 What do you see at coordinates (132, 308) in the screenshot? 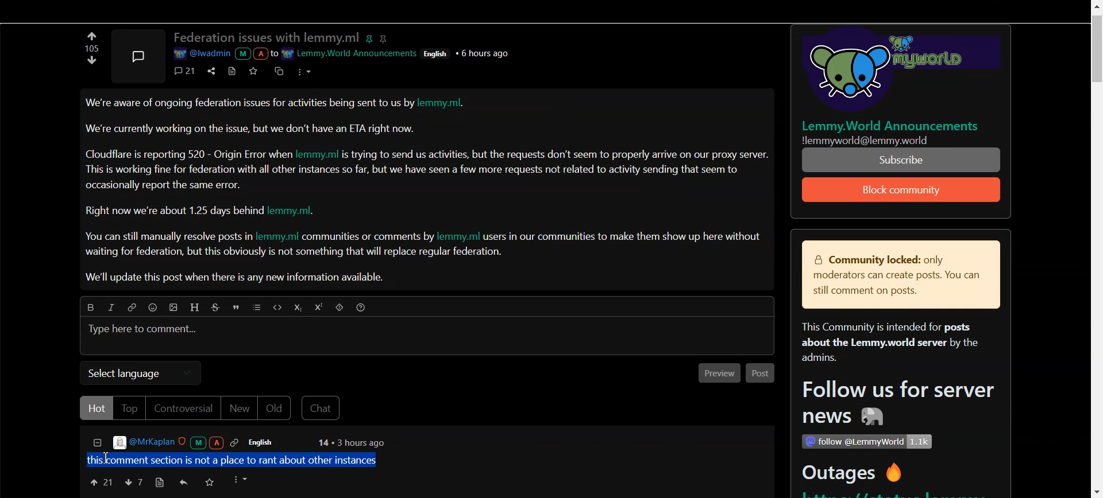
I see `Hyperlink` at bounding box center [132, 308].